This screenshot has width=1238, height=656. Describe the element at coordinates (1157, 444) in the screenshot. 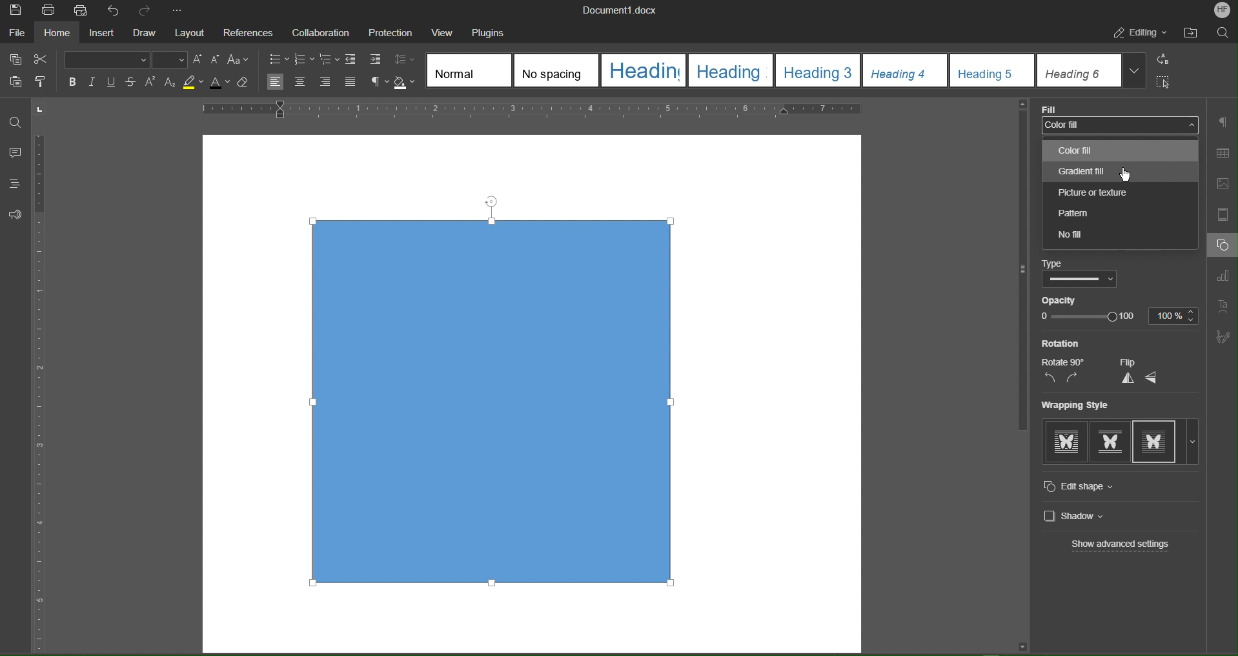

I see `Wrapping StylesTight wrapping` at that location.